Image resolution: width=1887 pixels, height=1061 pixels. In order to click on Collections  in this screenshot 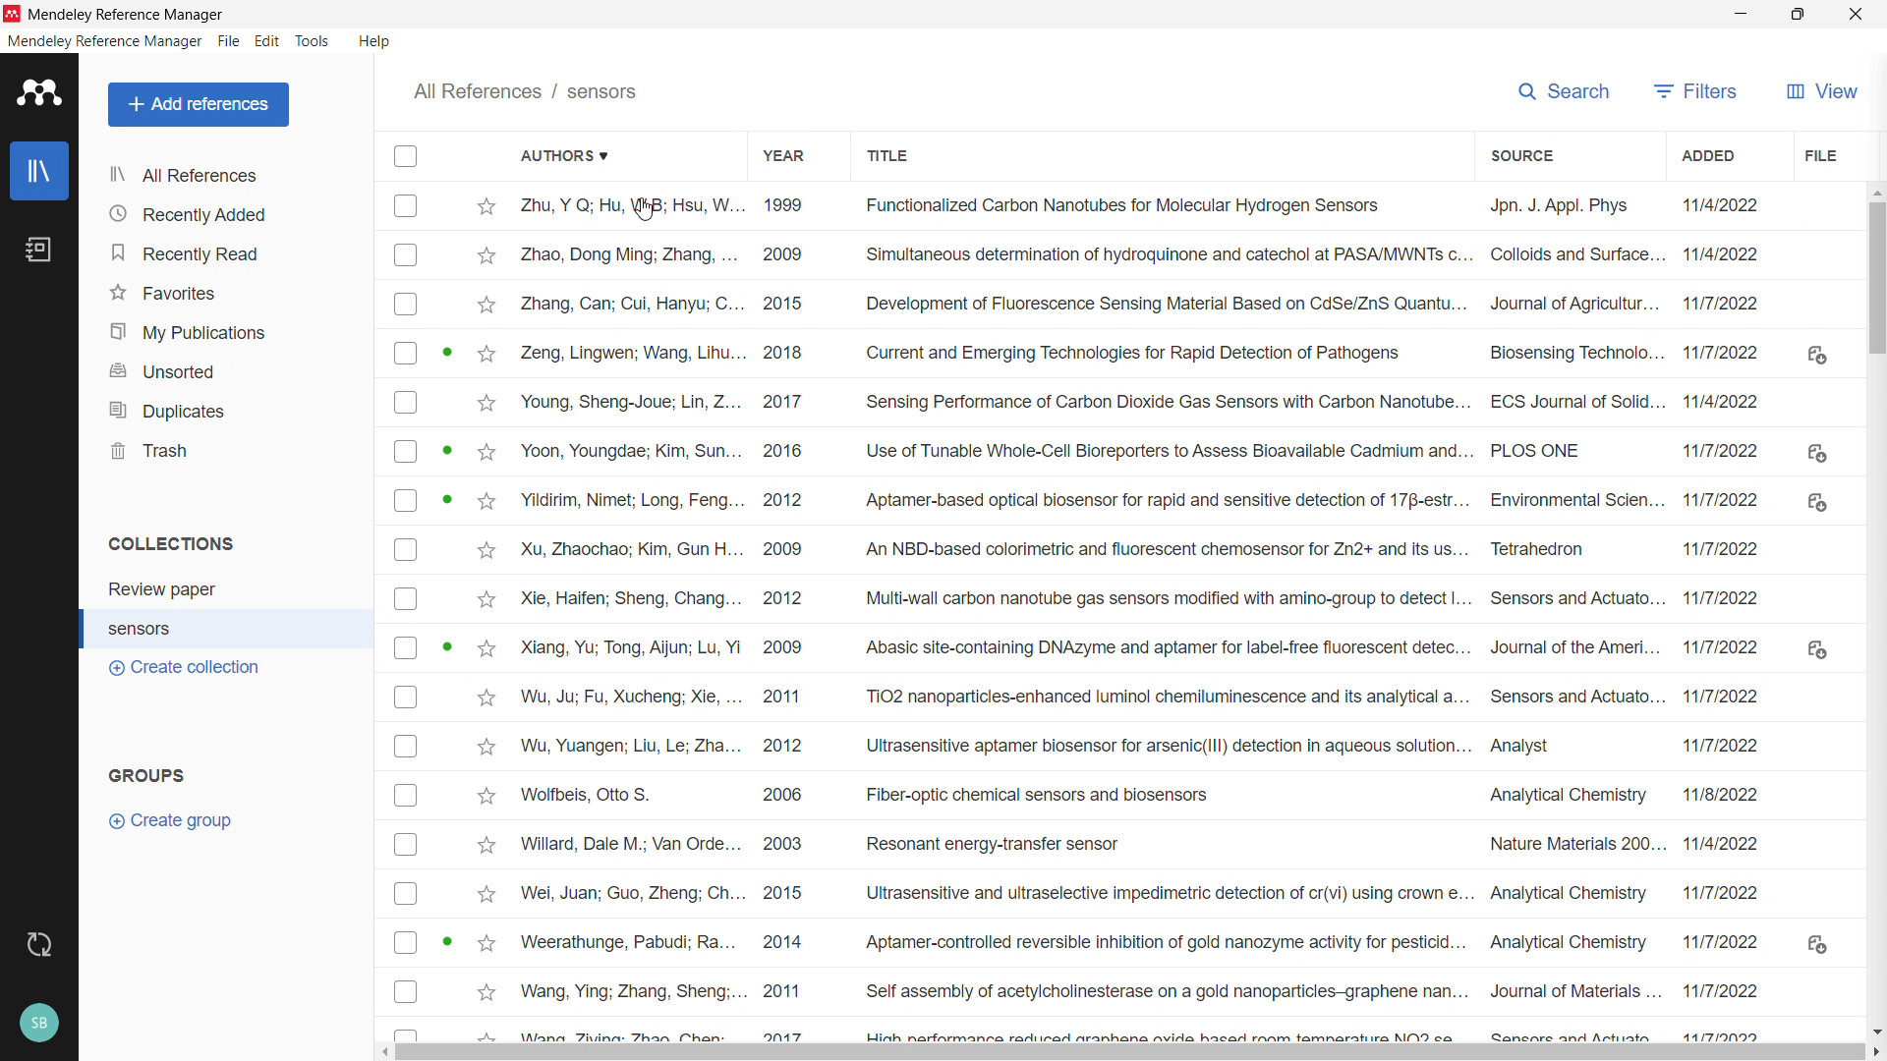, I will do `click(174, 542)`.